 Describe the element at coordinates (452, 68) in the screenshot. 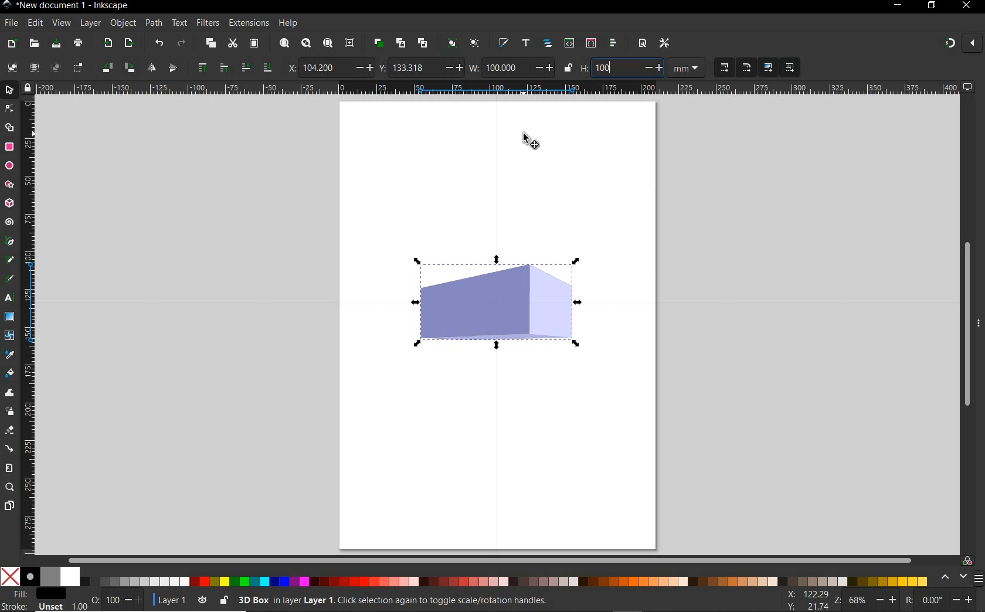

I see `increase/decrease` at that location.